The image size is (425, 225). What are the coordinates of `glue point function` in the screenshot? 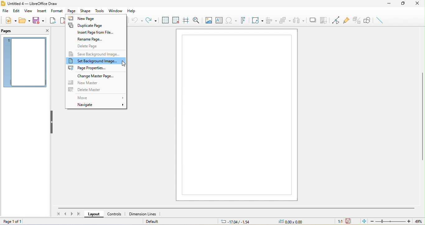 It's located at (346, 19).